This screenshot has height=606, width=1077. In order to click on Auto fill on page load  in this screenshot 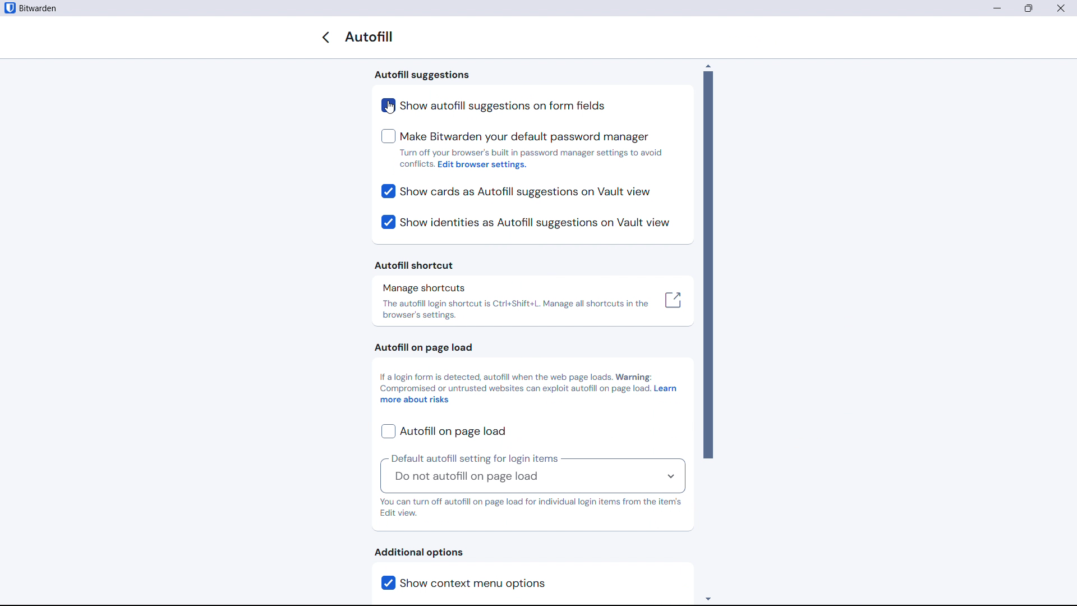, I will do `click(421, 348)`.